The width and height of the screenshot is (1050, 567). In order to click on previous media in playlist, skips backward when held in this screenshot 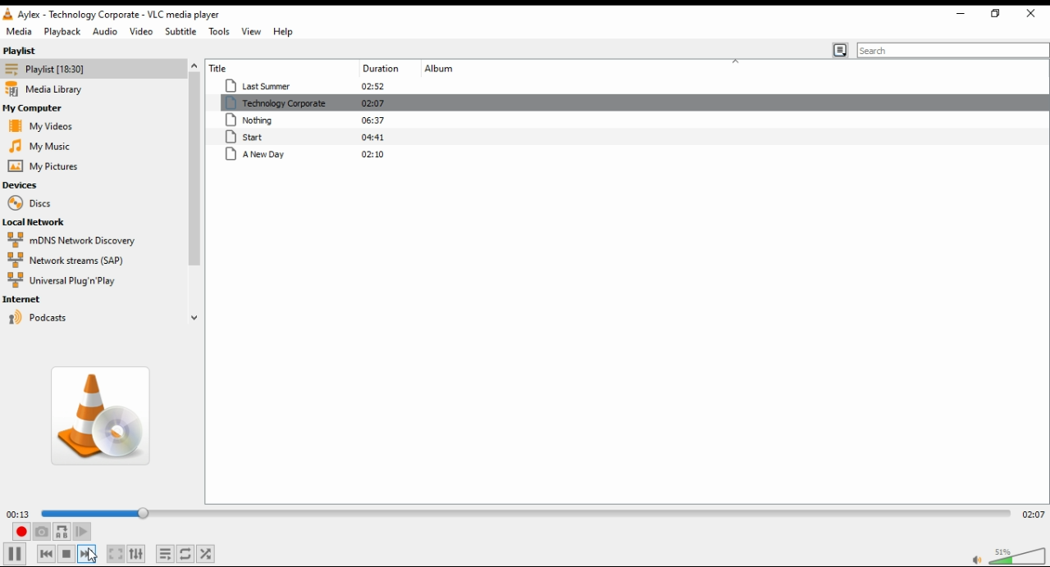, I will do `click(48, 554)`.